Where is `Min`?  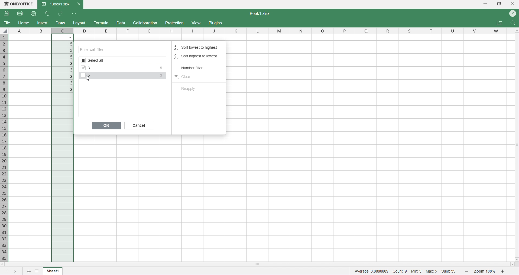
Min is located at coordinates (417, 271).